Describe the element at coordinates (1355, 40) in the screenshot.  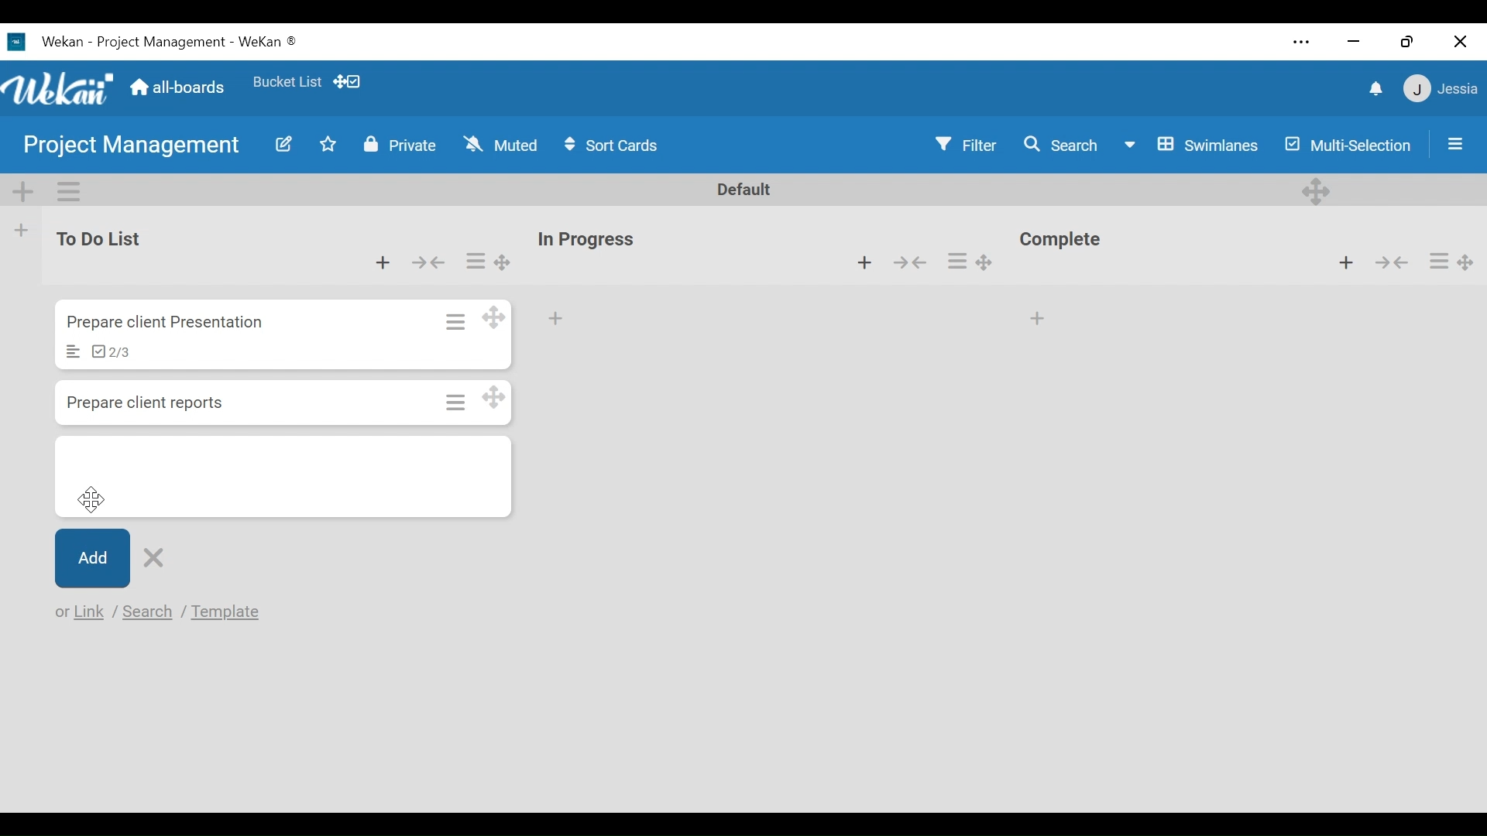
I see `minimize` at that location.